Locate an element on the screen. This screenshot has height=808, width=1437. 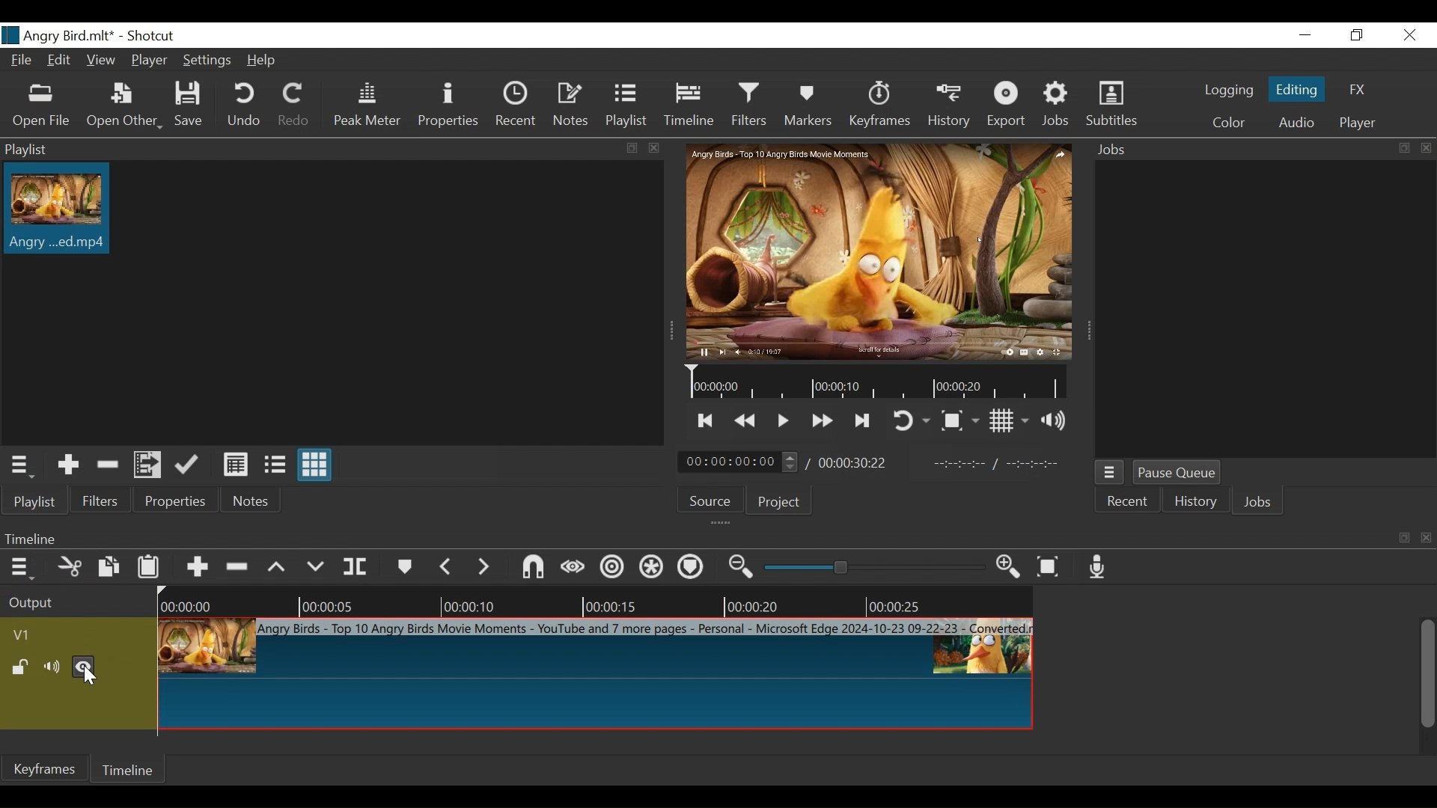
Media Viewer is located at coordinates (878, 251).